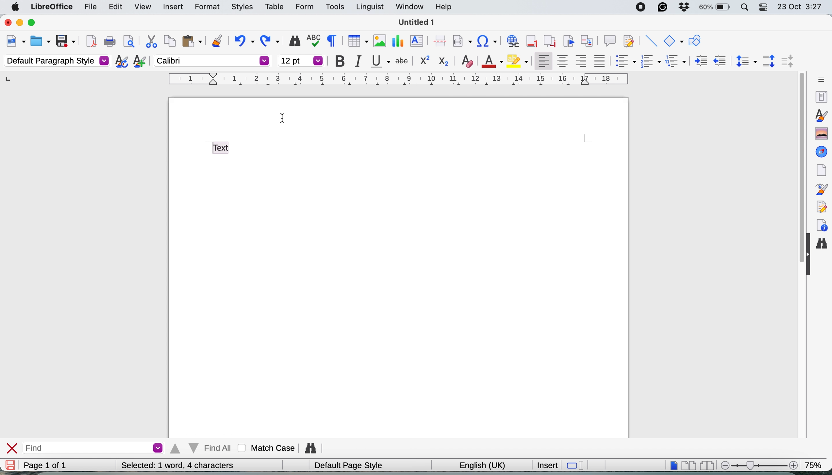 The width and height of the screenshot is (832, 475). I want to click on find all, so click(200, 448).